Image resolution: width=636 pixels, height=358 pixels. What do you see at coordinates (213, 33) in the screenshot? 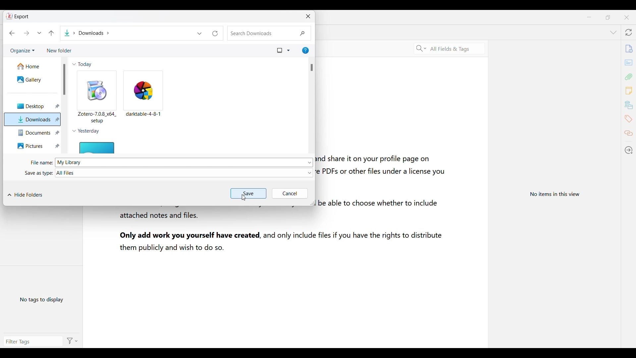
I see `Refresh` at bounding box center [213, 33].